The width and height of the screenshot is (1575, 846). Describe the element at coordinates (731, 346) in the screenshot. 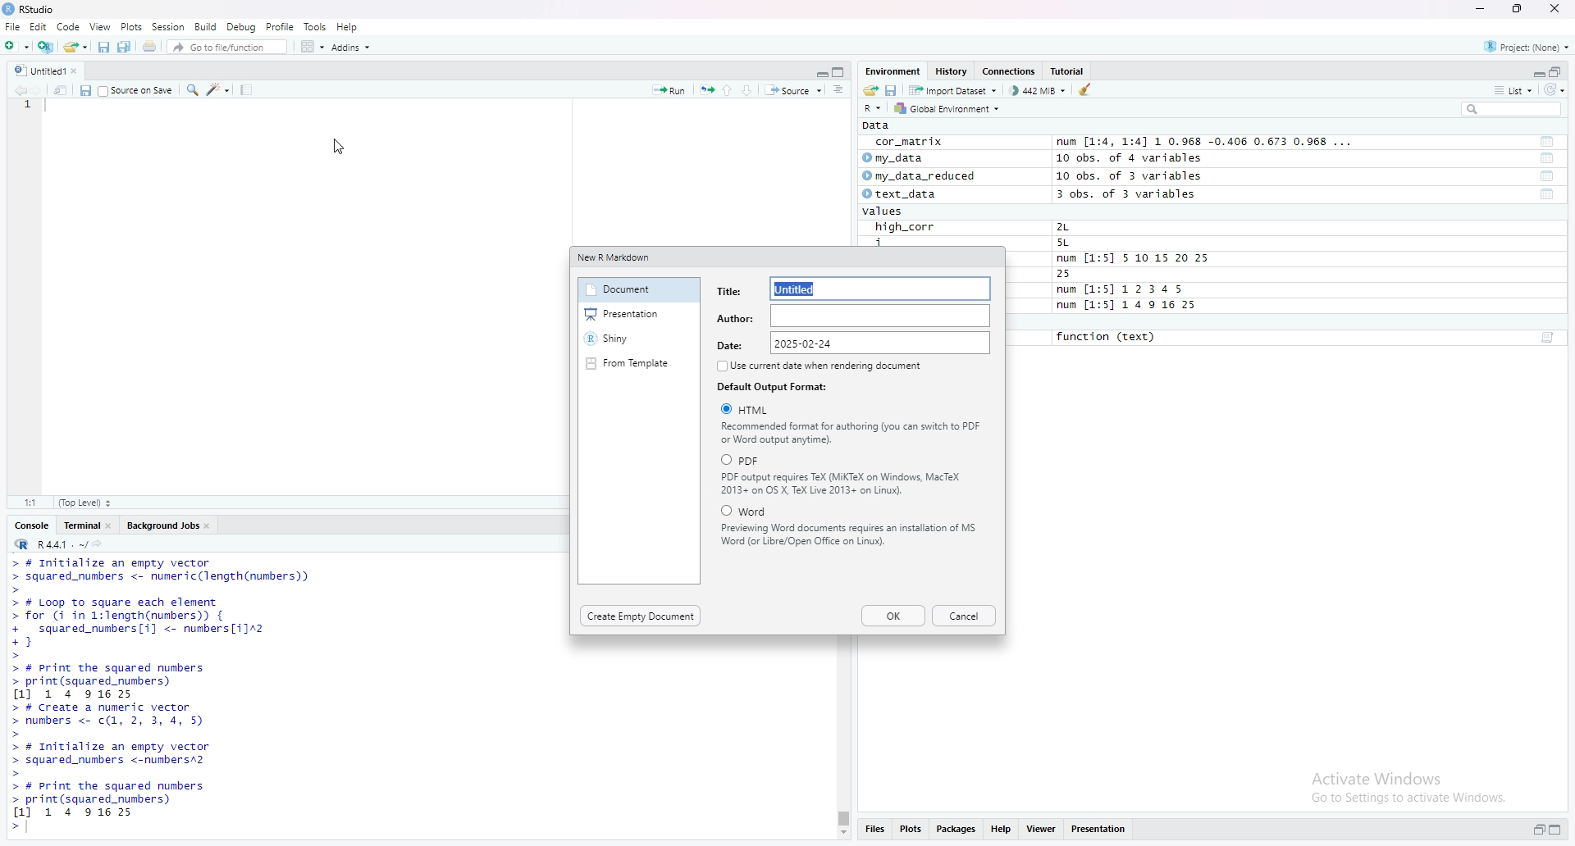

I see `Date:` at that location.